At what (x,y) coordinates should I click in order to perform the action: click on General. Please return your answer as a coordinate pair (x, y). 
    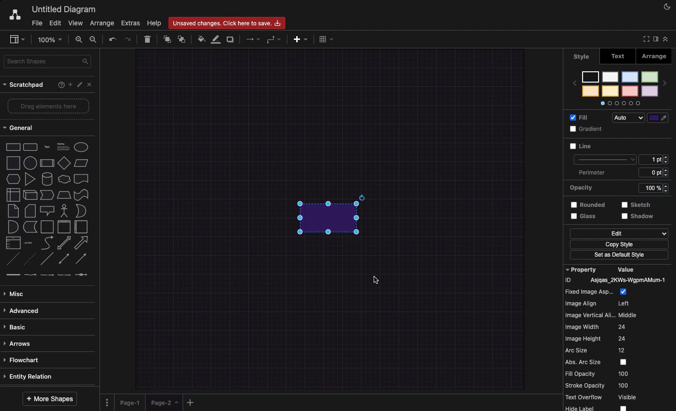
    Looking at the image, I should click on (19, 129).